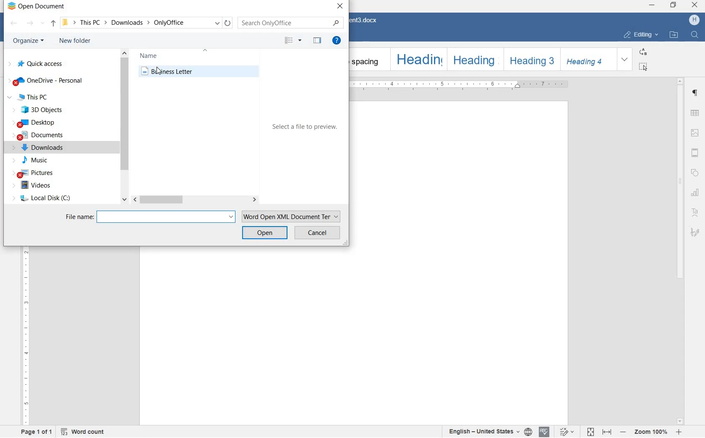 The height and width of the screenshot is (438, 705). What do you see at coordinates (41, 64) in the screenshot?
I see `quick access` at bounding box center [41, 64].